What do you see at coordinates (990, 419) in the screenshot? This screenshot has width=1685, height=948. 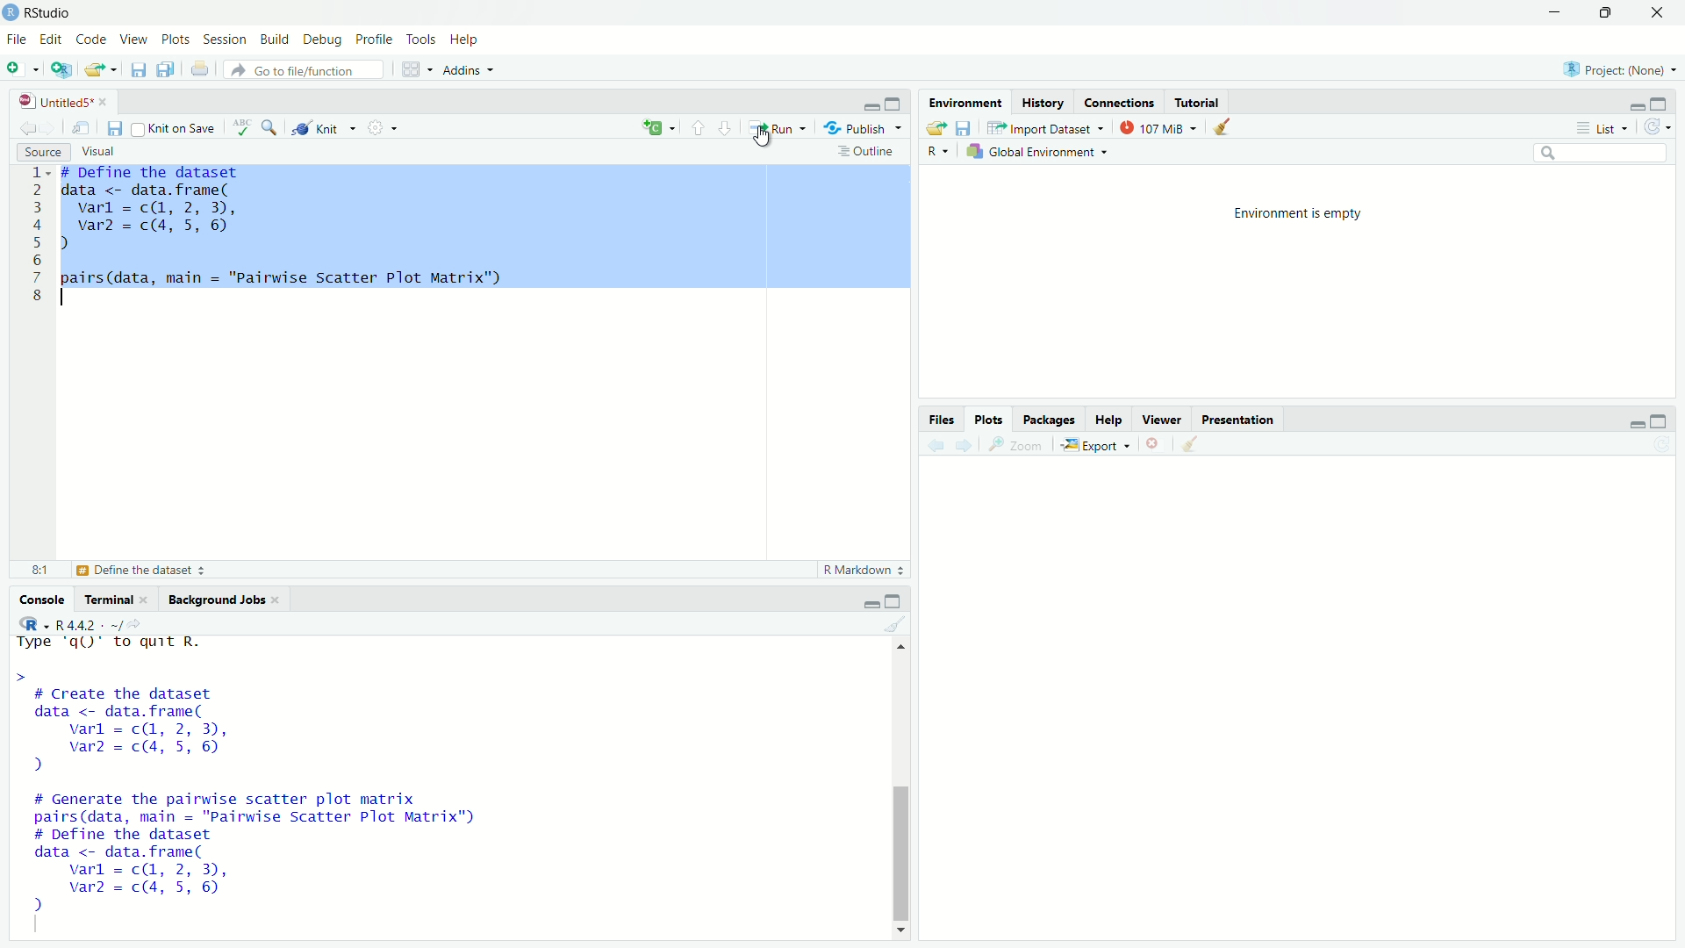 I see `Plots` at bounding box center [990, 419].